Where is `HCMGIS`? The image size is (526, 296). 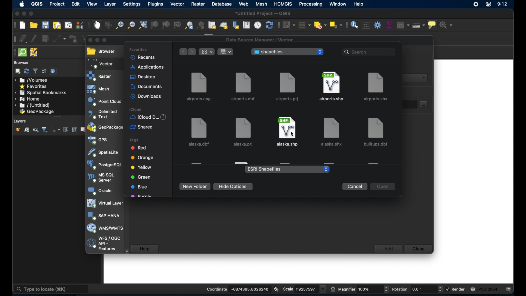
HCMGIS is located at coordinates (284, 4).